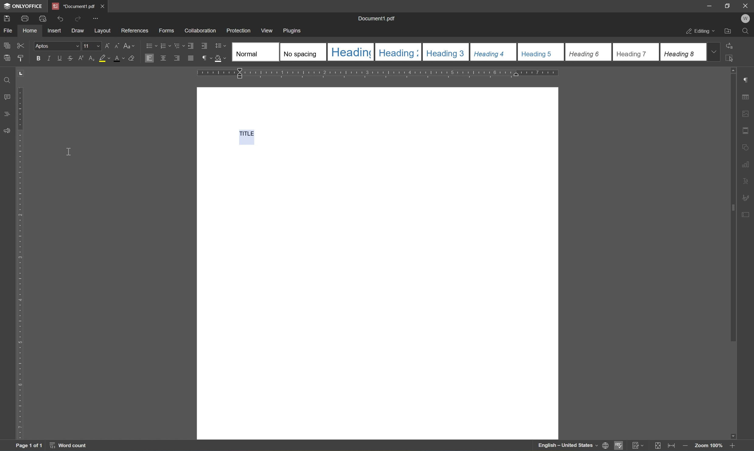 This screenshot has height=451, width=754. Describe the element at coordinates (58, 59) in the screenshot. I see `underline` at that location.